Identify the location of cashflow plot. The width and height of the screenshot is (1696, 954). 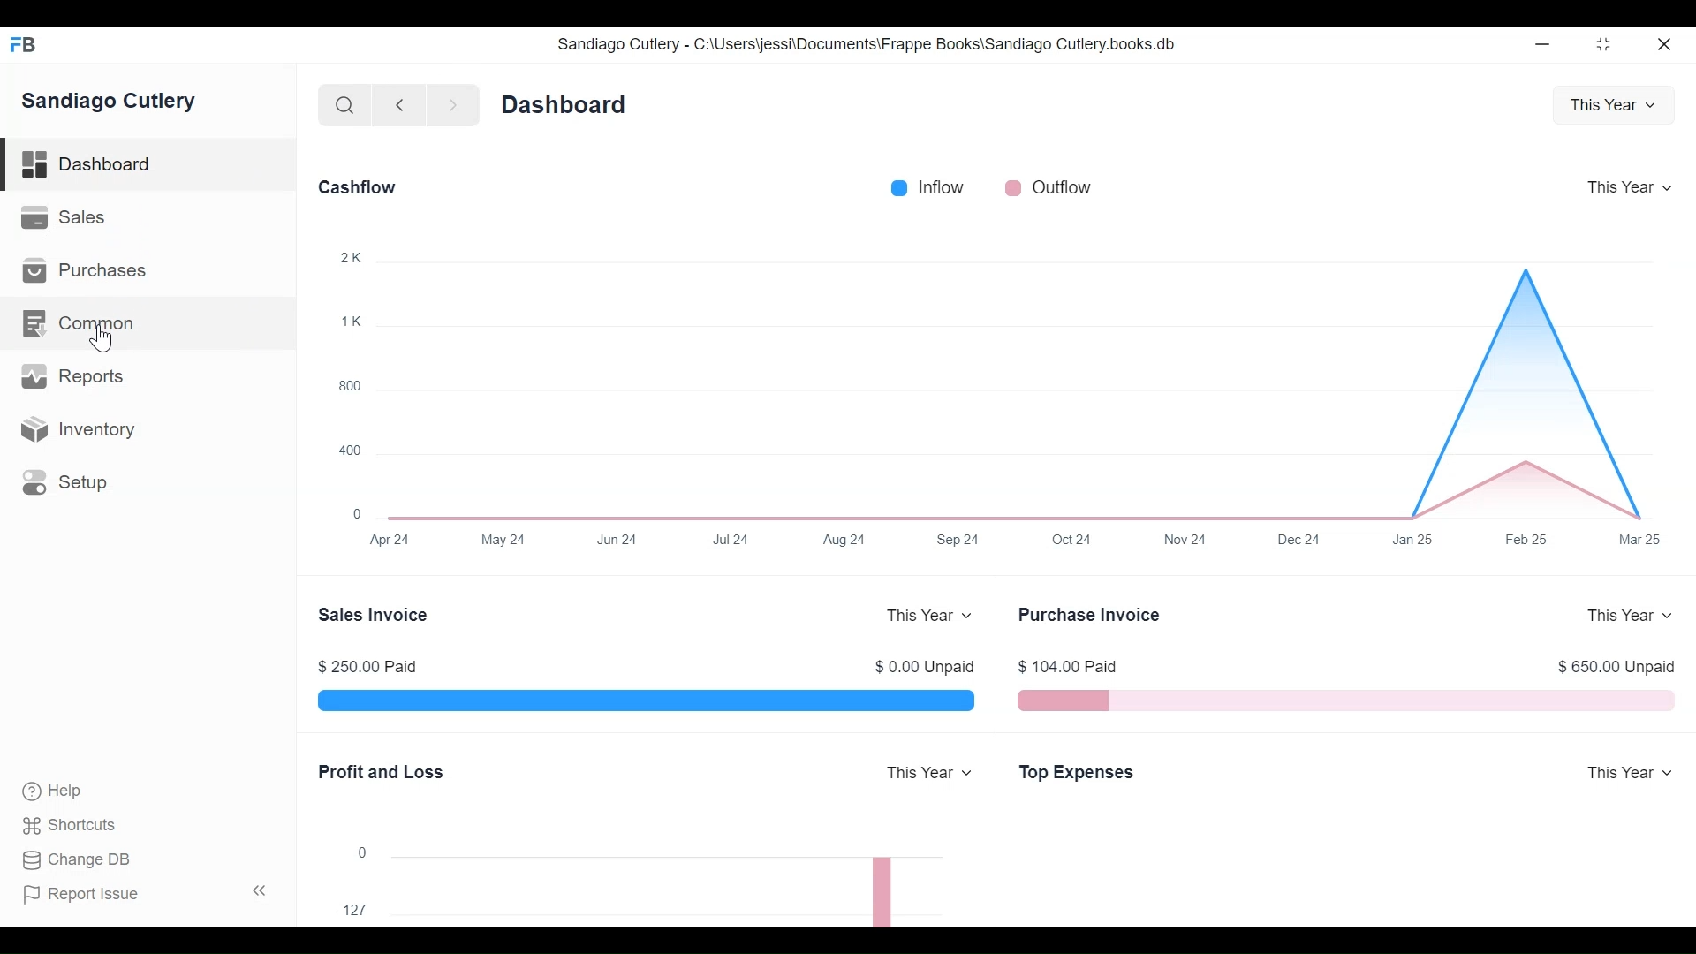
(1004, 398).